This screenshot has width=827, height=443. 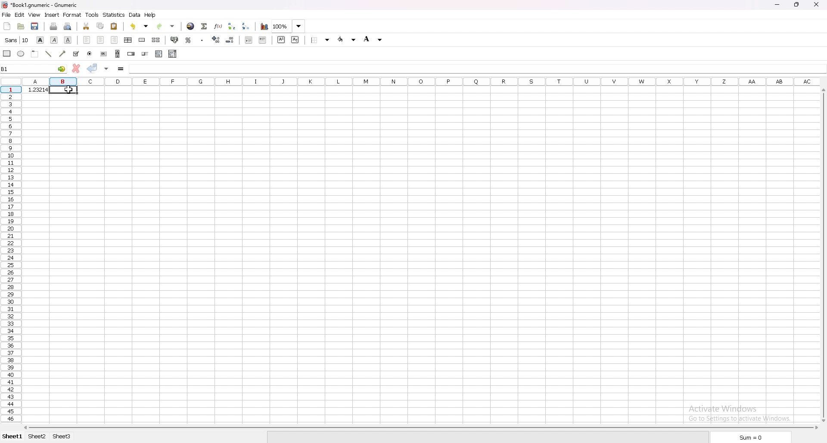 I want to click on sheet 1, so click(x=12, y=437).